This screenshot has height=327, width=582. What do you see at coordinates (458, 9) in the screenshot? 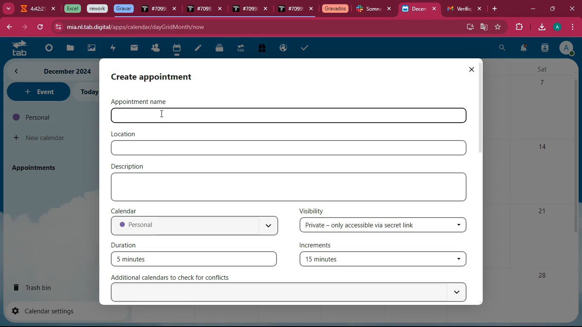
I see `tab` at bounding box center [458, 9].